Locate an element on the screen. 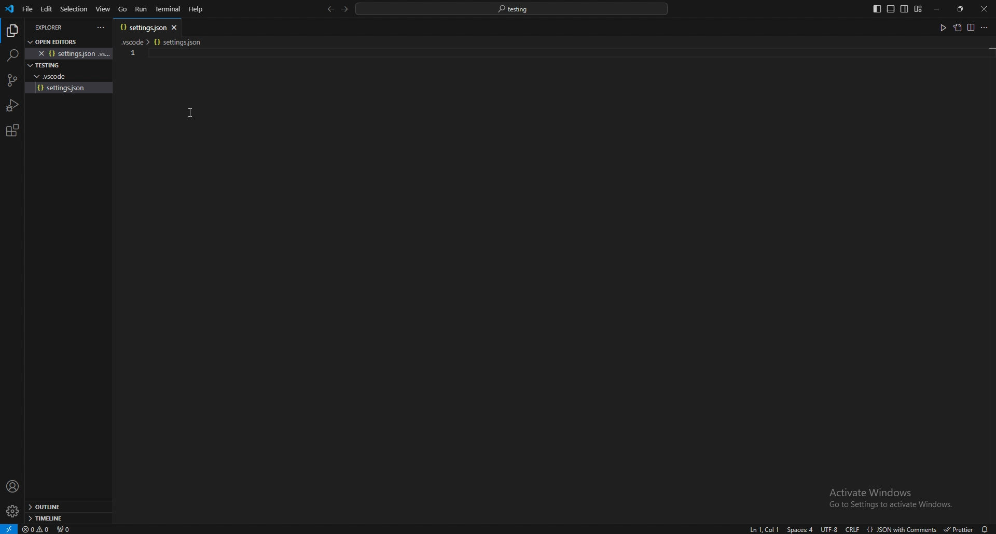 The height and width of the screenshot is (534, 996). search is located at coordinates (12, 55).